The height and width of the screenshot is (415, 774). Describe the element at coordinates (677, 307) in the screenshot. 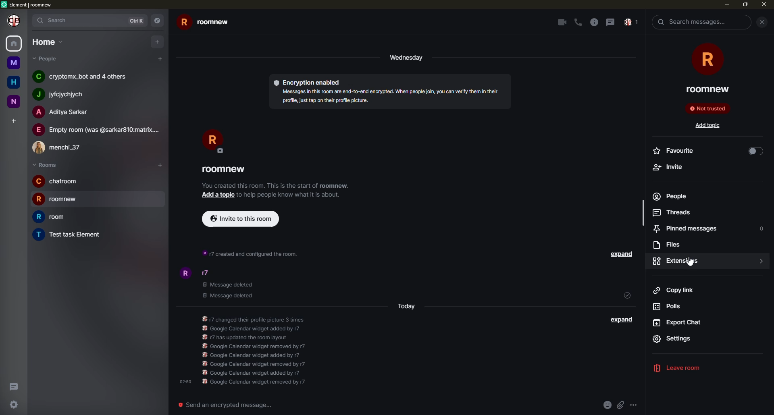

I see `pods` at that location.